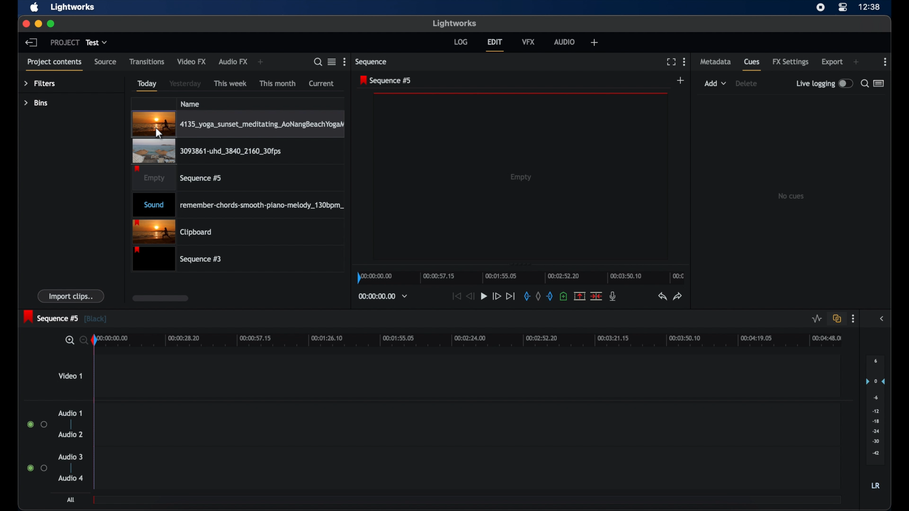  I want to click on radio button, so click(37, 468).